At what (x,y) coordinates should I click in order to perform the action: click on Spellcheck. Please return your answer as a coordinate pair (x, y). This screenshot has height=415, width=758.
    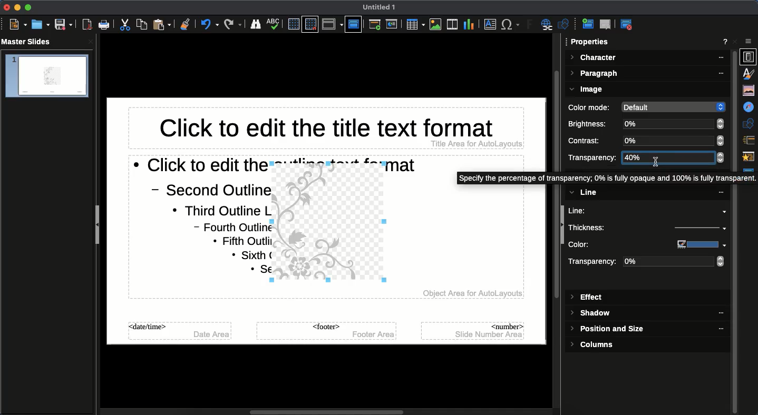
    Looking at the image, I should click on (274, 23).